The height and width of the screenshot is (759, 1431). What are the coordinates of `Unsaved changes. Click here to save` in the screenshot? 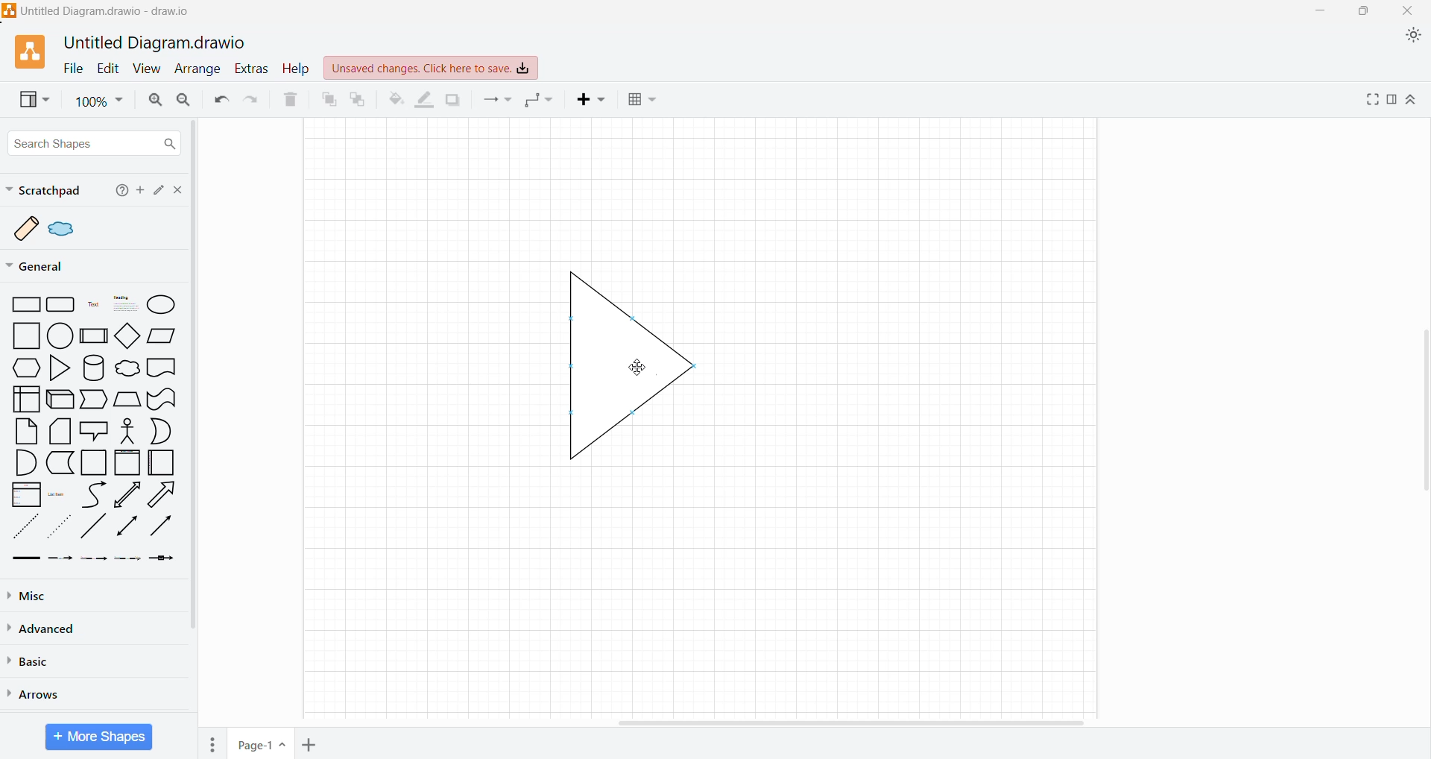 It's located at (430, 69).